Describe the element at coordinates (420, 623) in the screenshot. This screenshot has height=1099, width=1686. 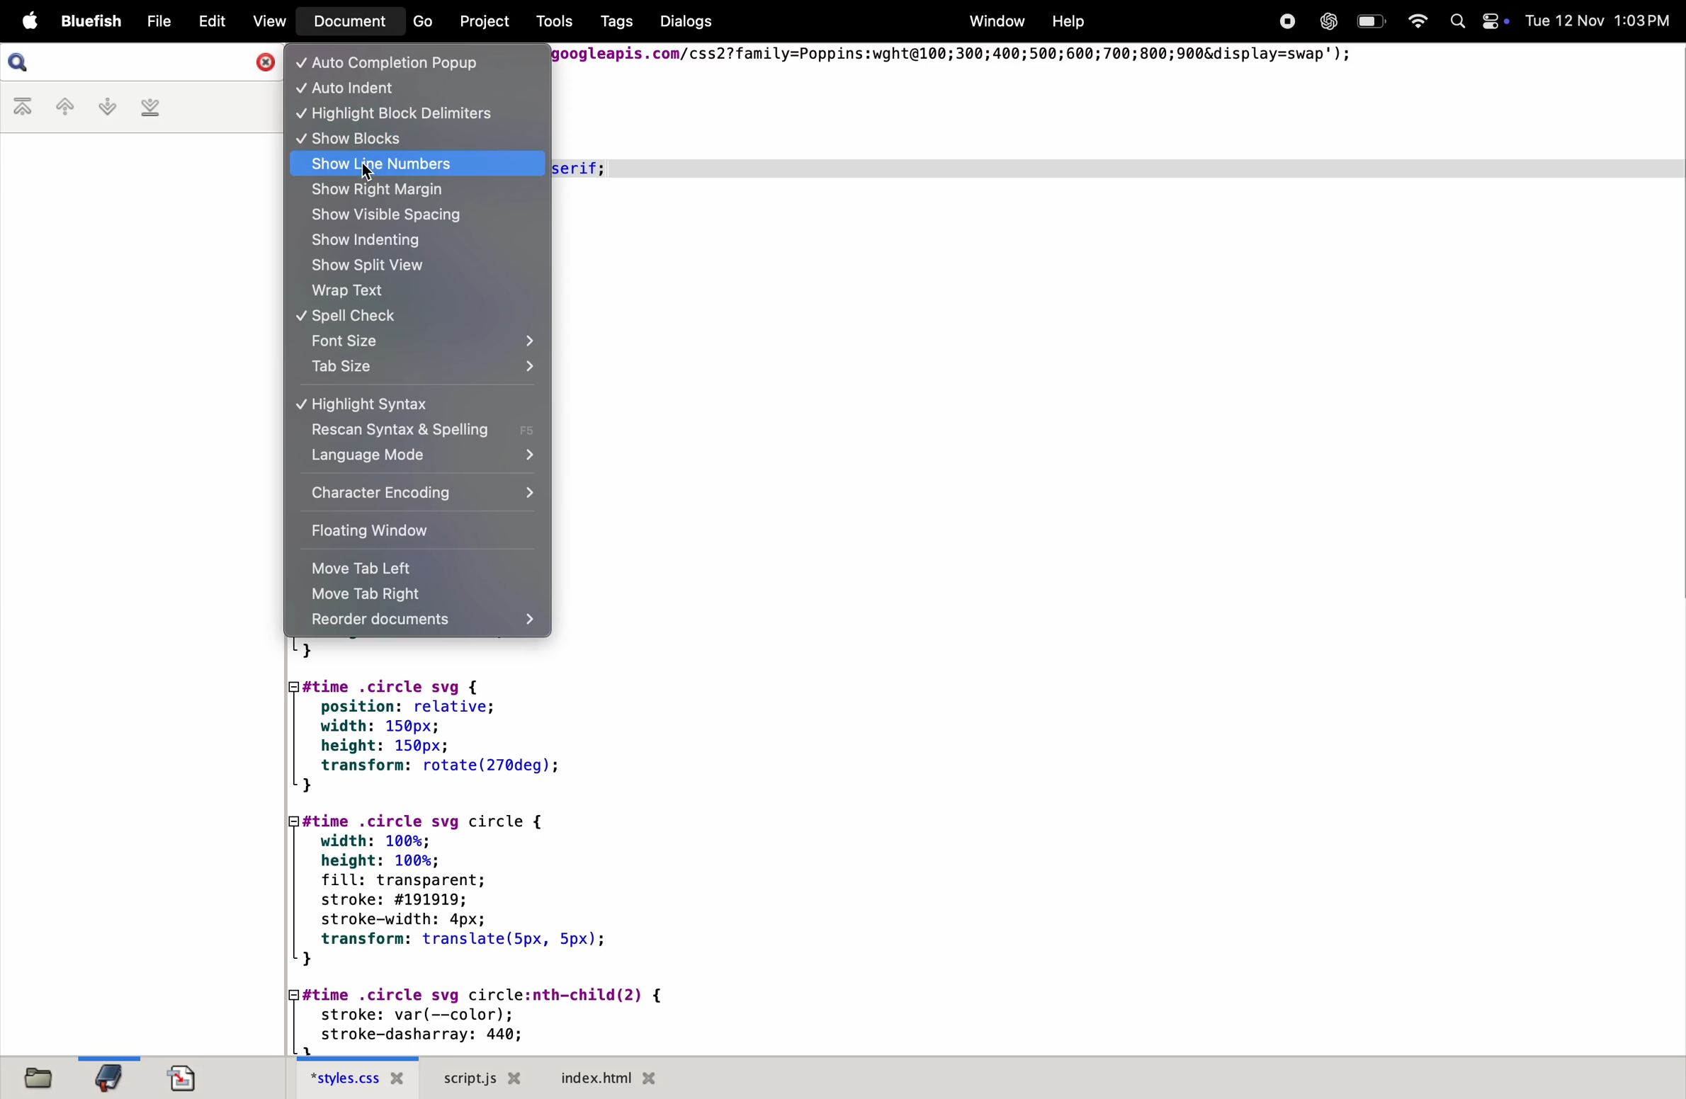
I see `recorder documents` at that location.